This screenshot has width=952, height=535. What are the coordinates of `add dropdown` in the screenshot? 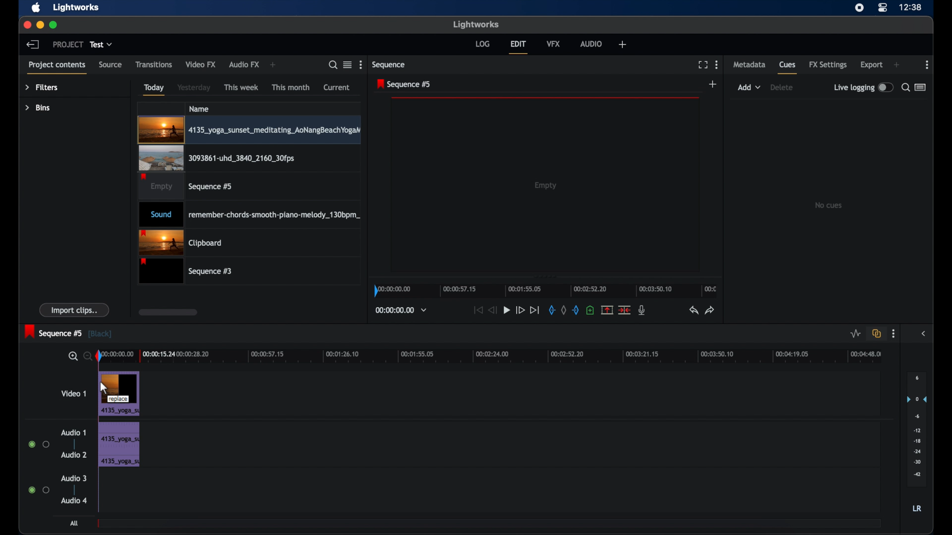 It's located at (749, 87).